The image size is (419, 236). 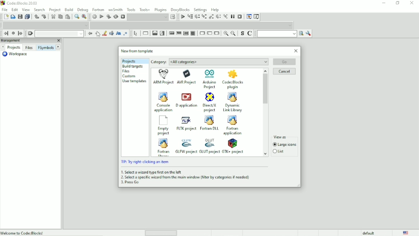 I want to click on Selected text, so click(x=111, y=33).